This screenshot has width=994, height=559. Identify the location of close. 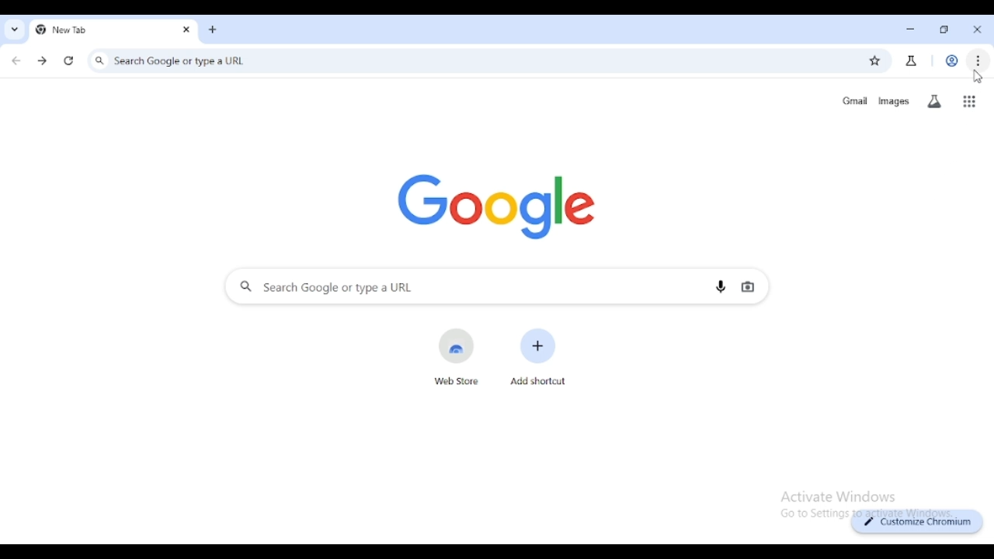
(978, 30).